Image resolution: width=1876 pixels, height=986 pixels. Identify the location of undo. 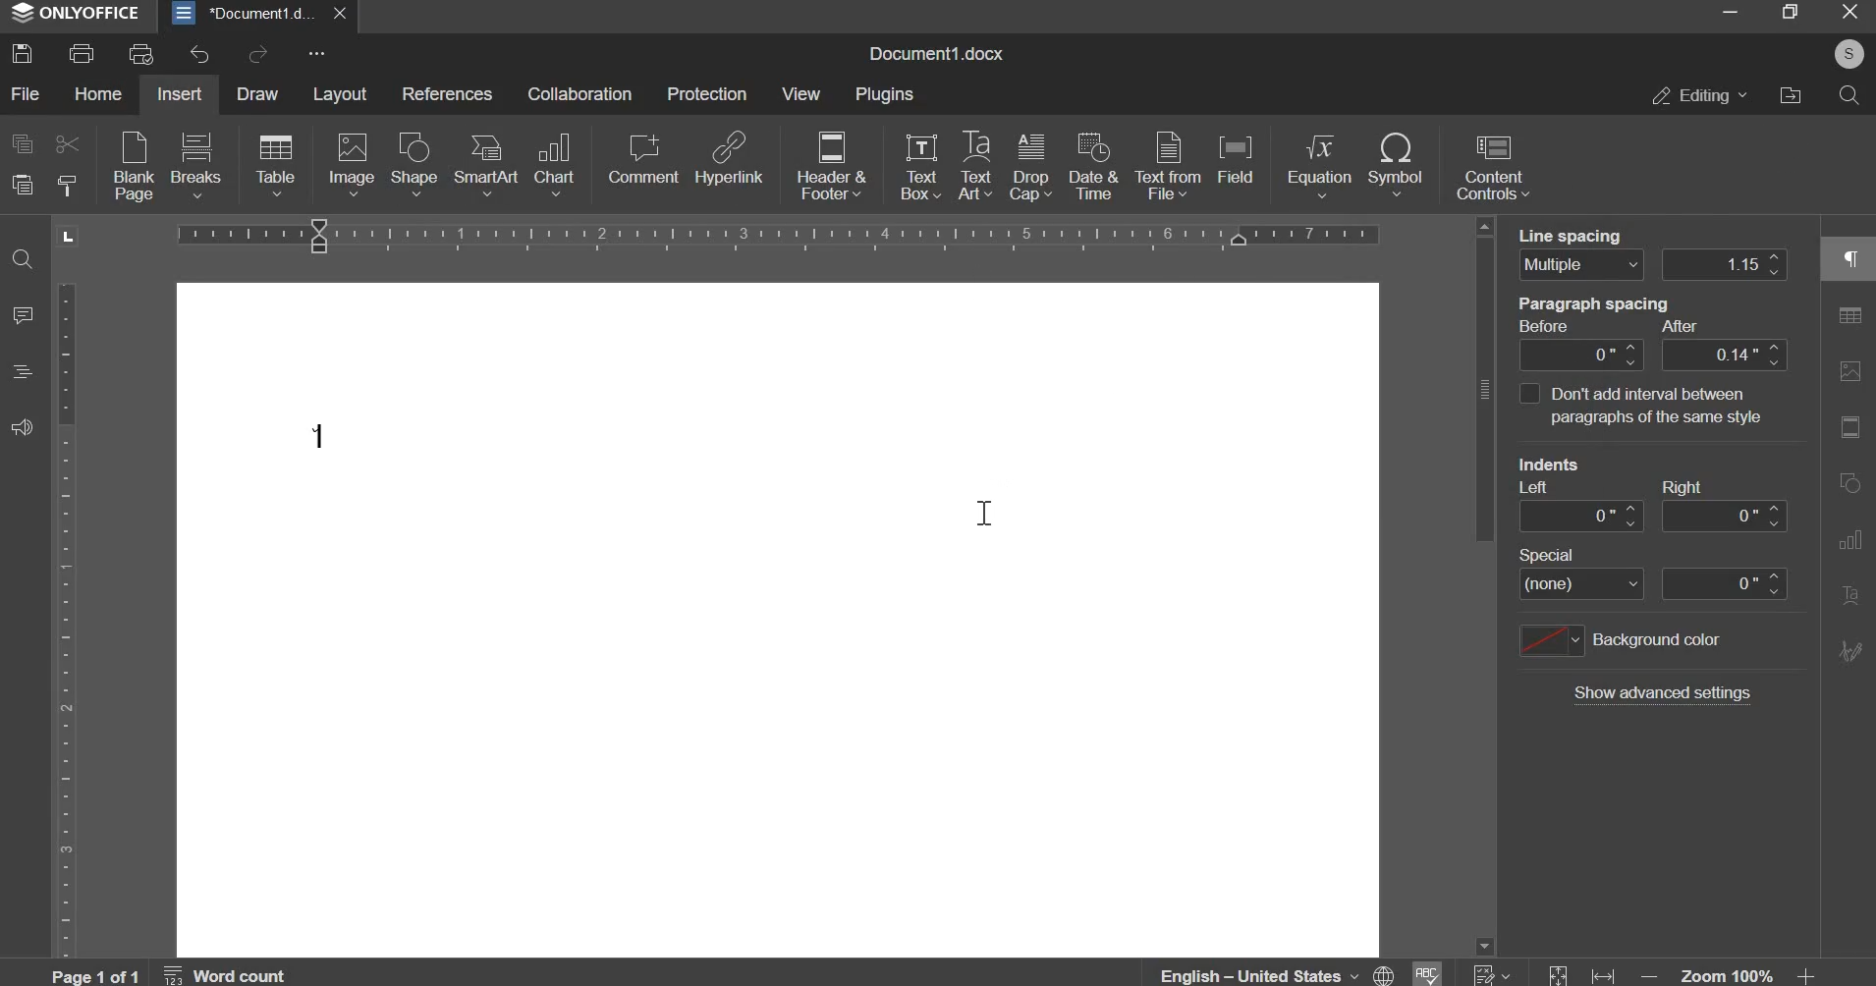
(198, 54).